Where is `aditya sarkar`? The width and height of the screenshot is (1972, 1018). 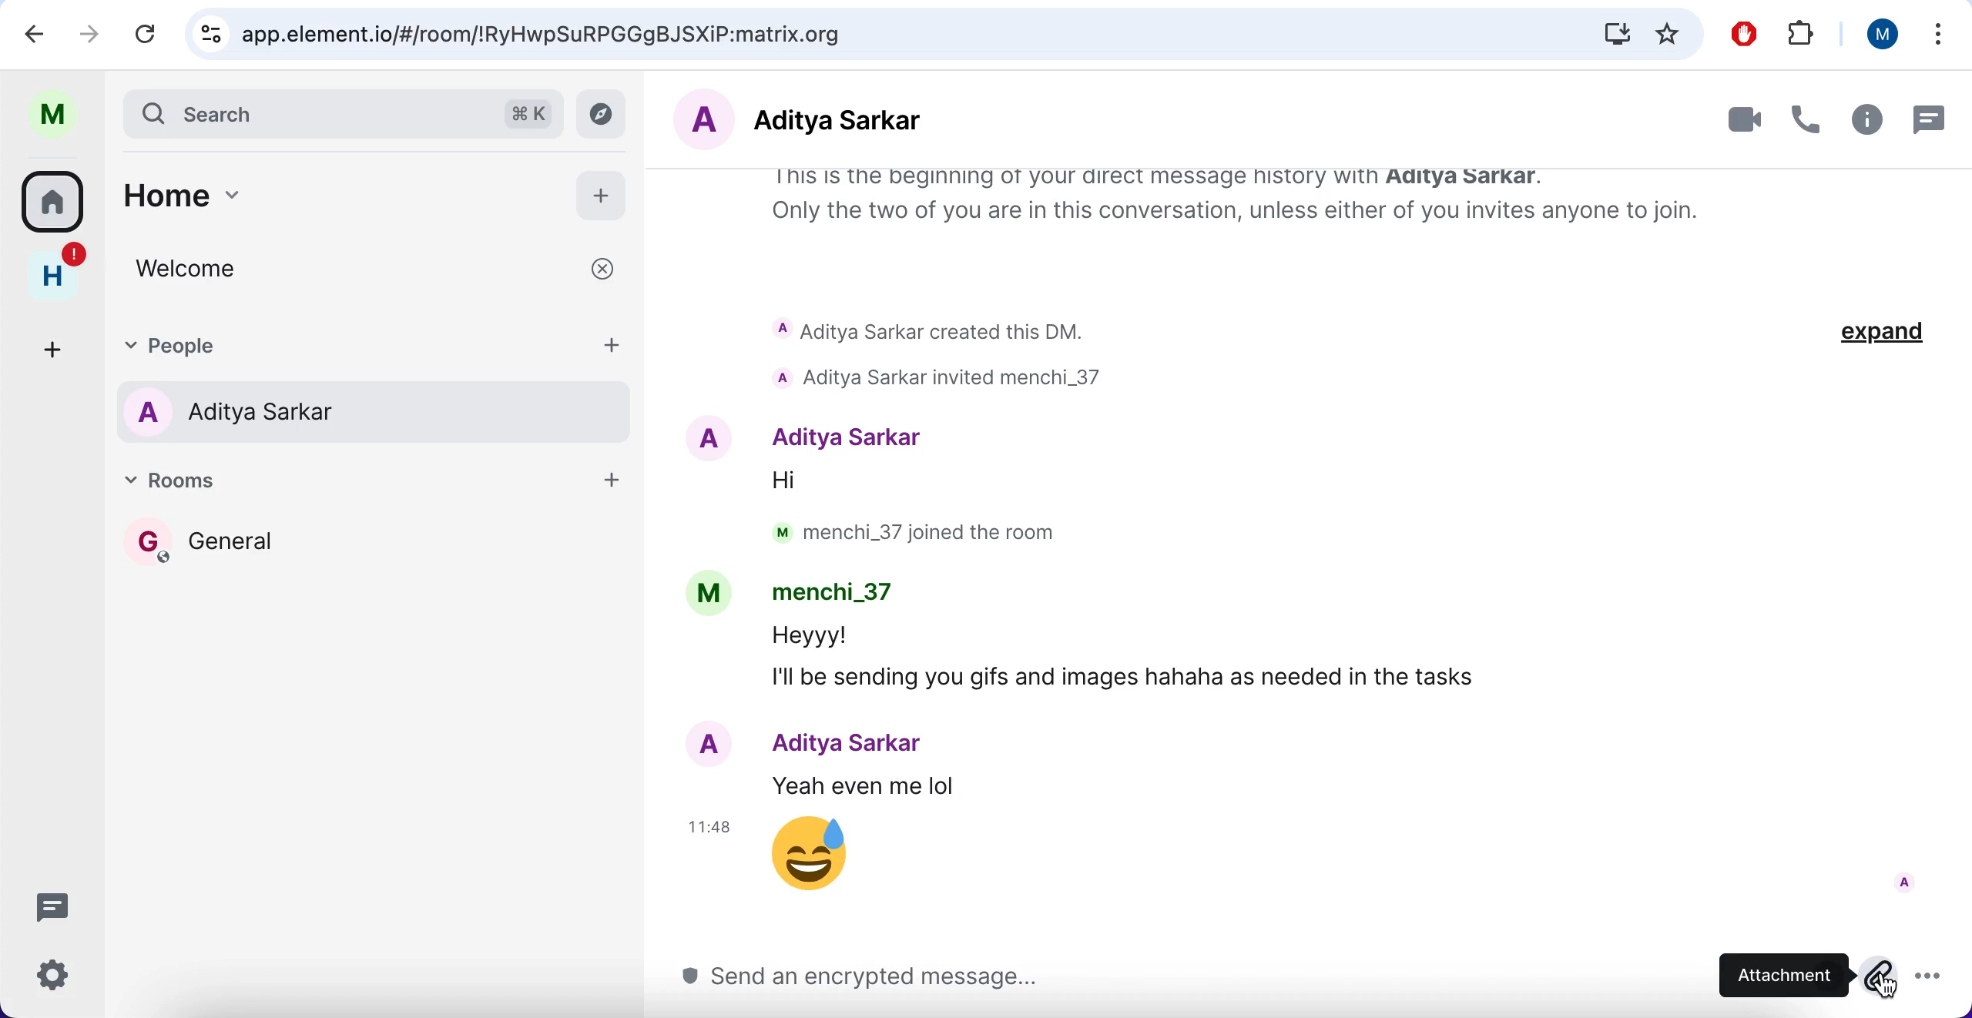
aditya sarkar is located at coordinates (846, 112).